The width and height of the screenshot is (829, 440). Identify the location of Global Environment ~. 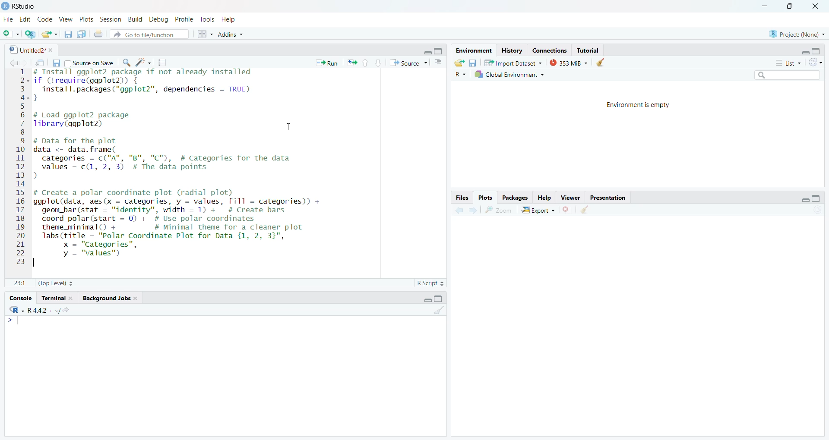
(512, 76).